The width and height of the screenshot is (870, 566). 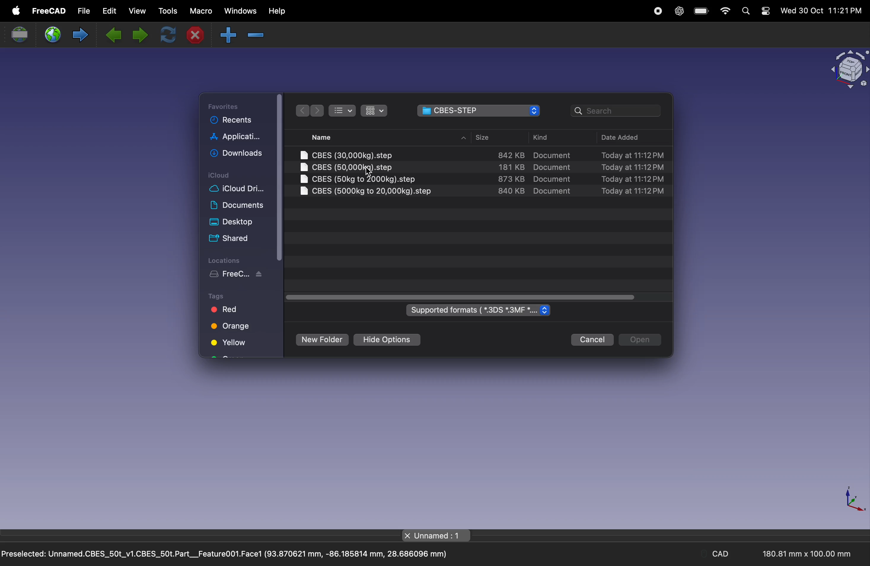 What do you see at coordinates (851, 500) in the screenshot?
I see `axis` at bounding box center [851, 500].